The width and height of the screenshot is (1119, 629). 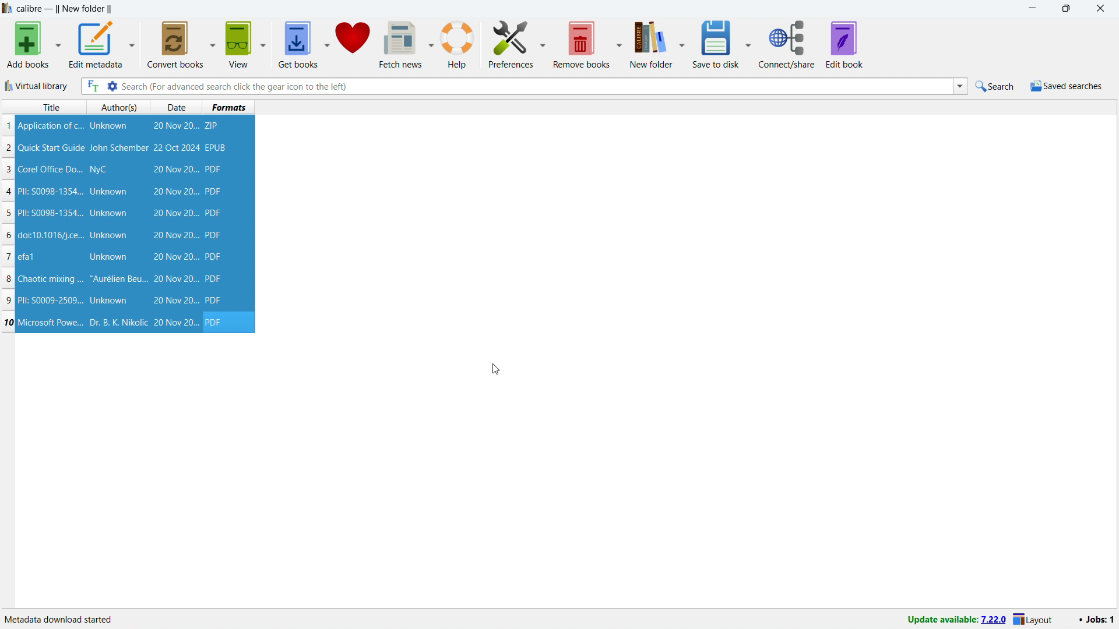 What do you see at coordinates (749, 44) in the screenshot?
I see `save to disk options` at bounding box center [749, 44].